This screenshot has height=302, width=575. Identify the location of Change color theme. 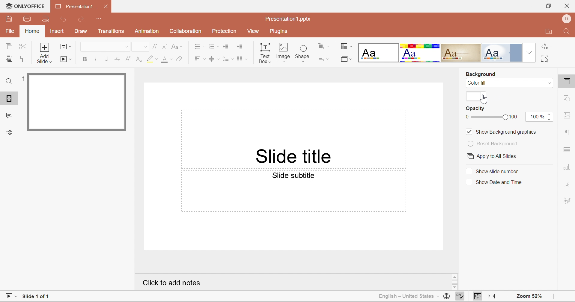
(346, 46).